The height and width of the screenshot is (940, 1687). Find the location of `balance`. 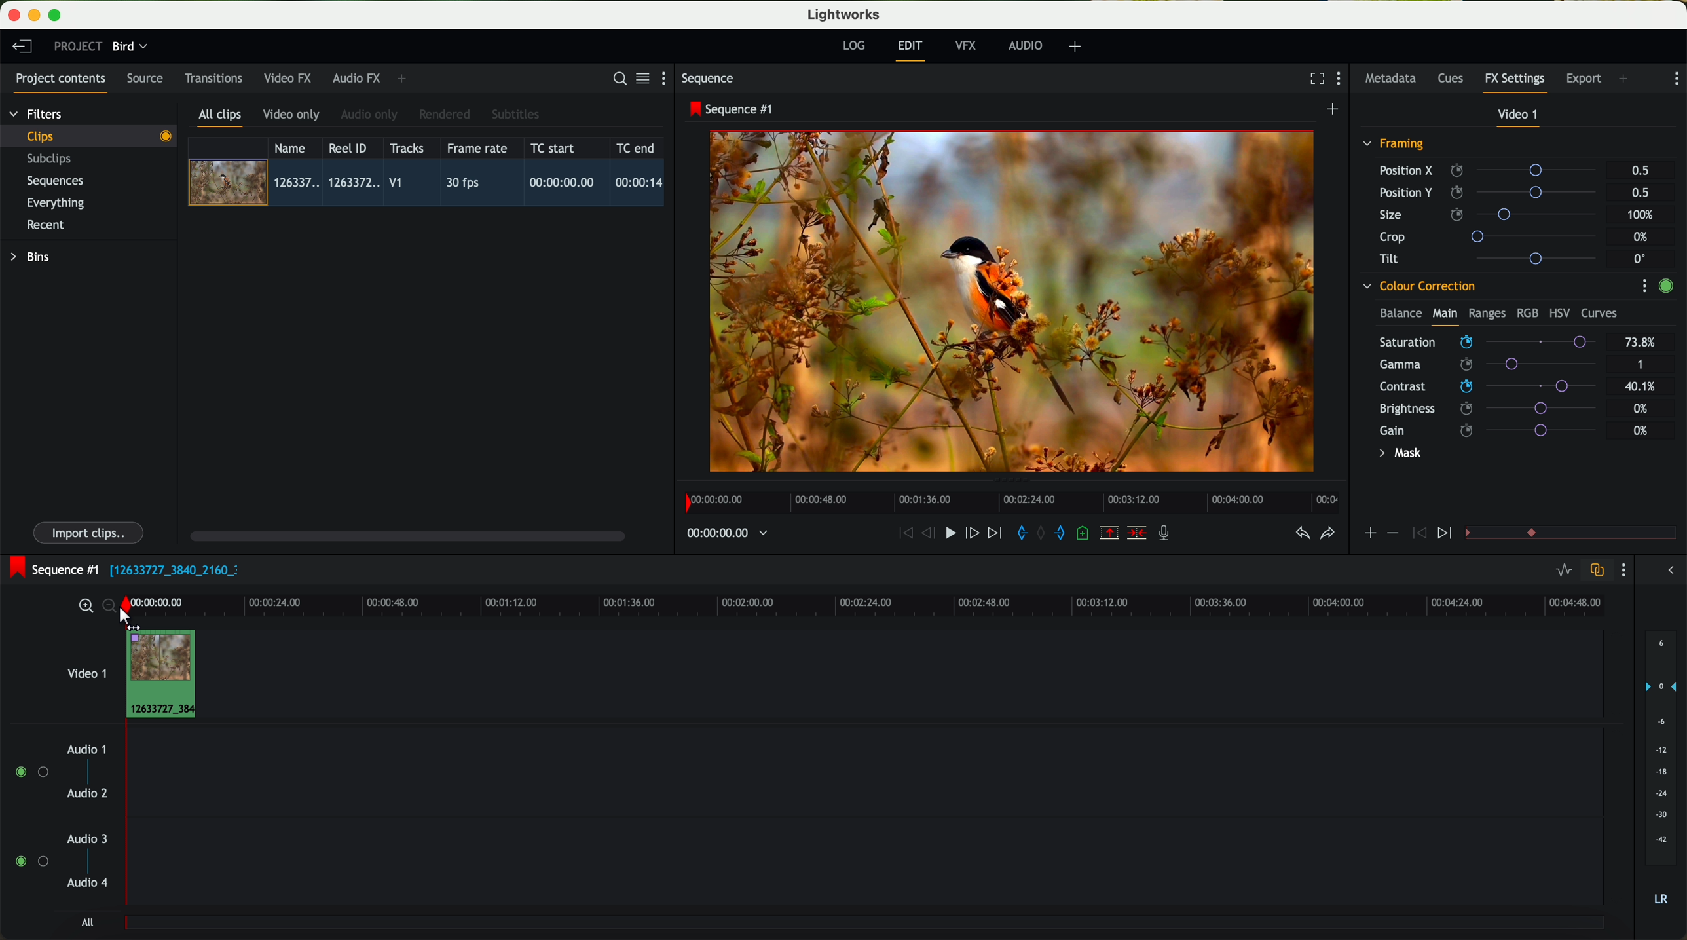

balance is located at coordinates (1401, 314).